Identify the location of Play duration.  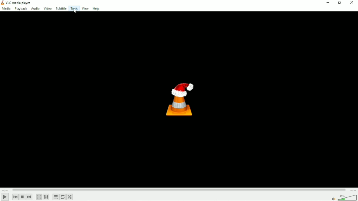
(179, 190).